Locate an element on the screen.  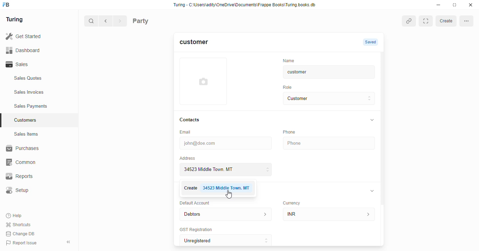
close is located at coordinates (472, 5).